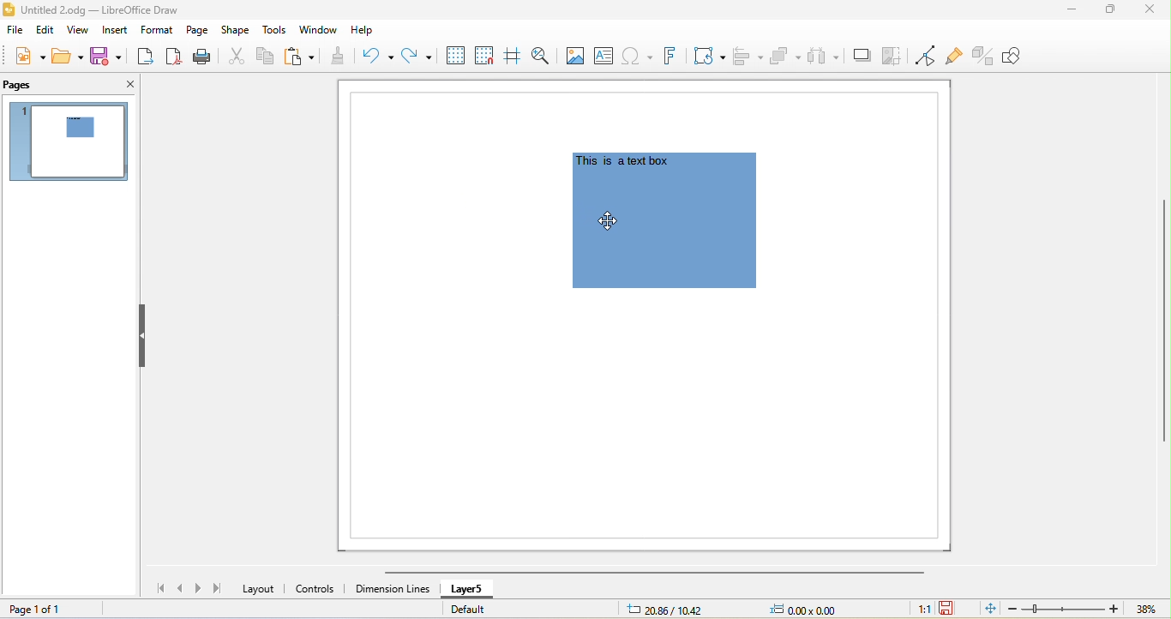 The image size is (1171, 619). I want to click on click to save the document, so click(946, 609).